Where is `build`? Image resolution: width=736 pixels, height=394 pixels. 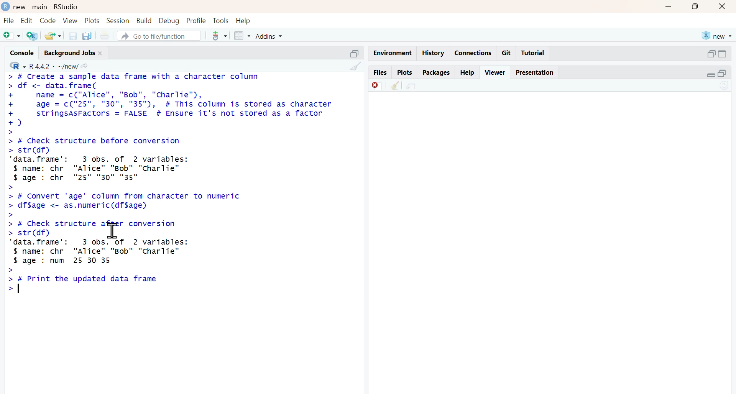
build is located at coordinates (145, 21).